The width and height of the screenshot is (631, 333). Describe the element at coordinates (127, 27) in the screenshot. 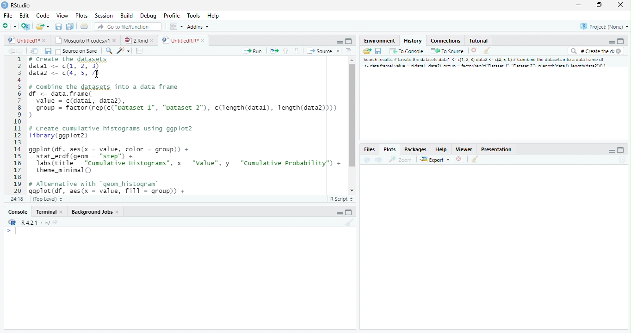

I see `Go to file/function` at that location.